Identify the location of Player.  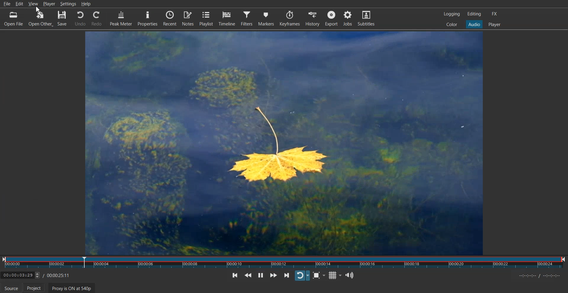
(494, 25).